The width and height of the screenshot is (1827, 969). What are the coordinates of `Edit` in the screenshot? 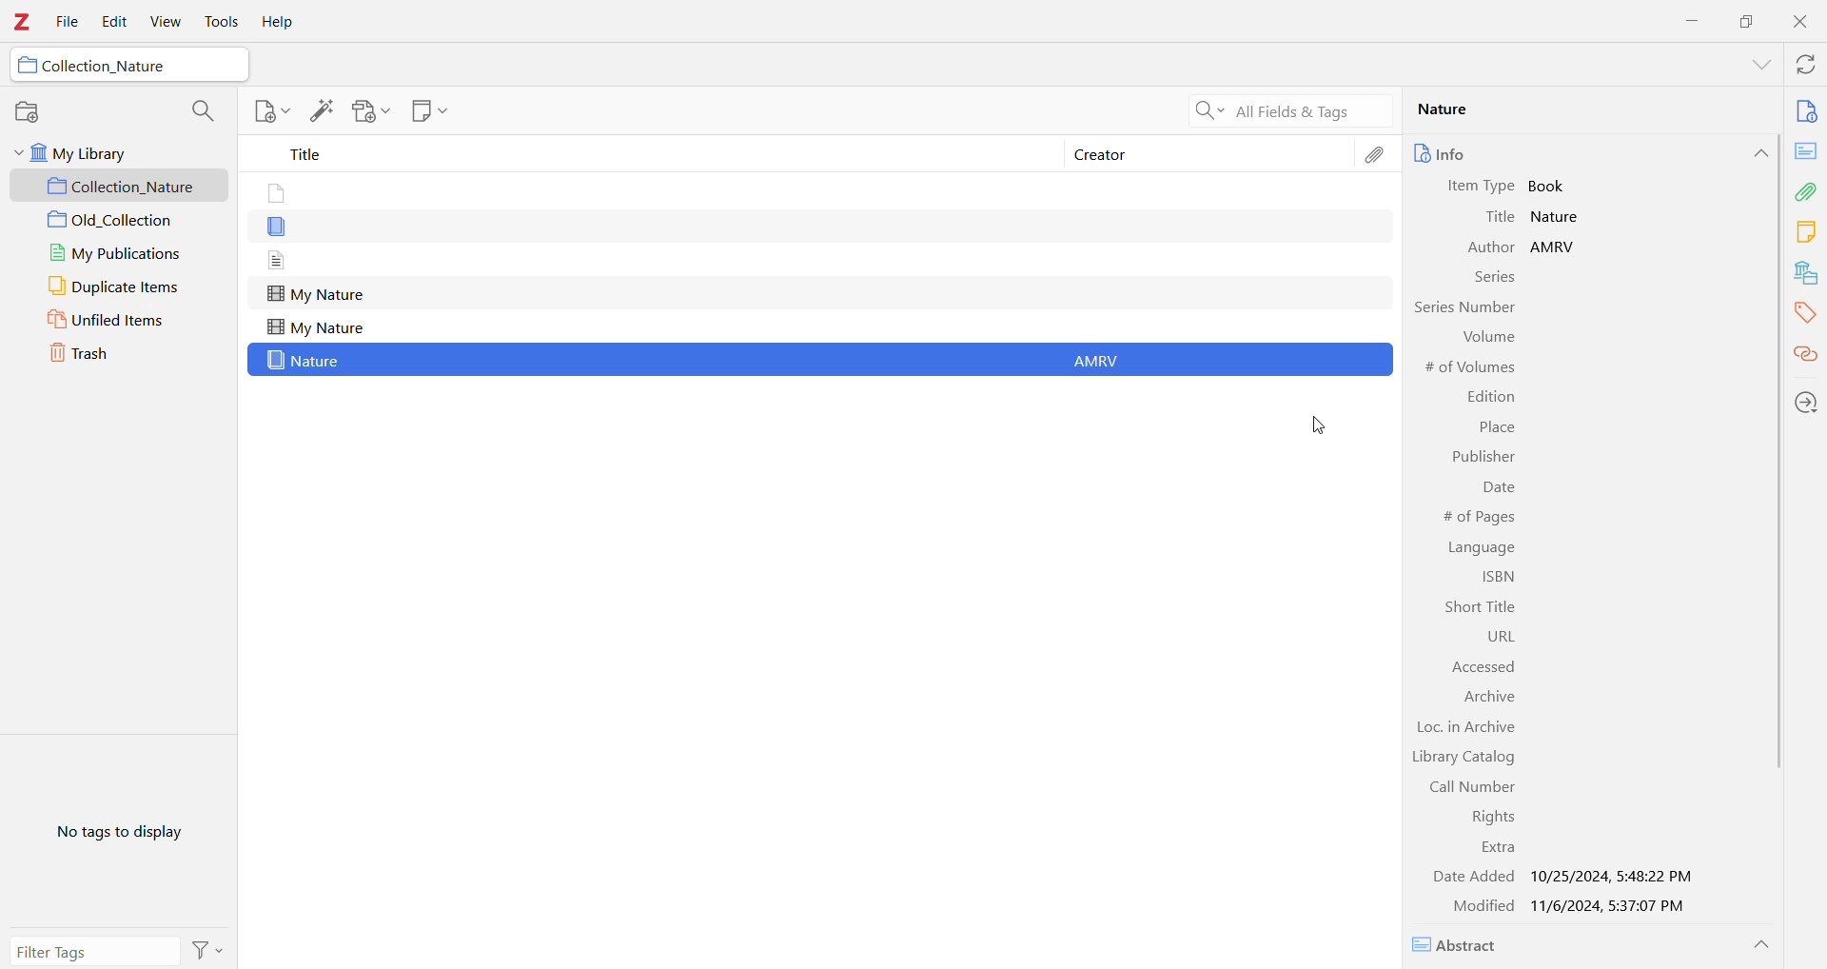 It's located at (110, 23).